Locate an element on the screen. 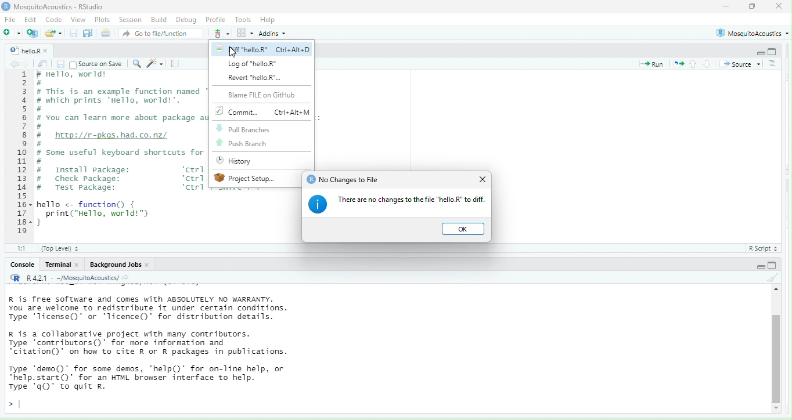  info logo is located at coordinates (317, 204).